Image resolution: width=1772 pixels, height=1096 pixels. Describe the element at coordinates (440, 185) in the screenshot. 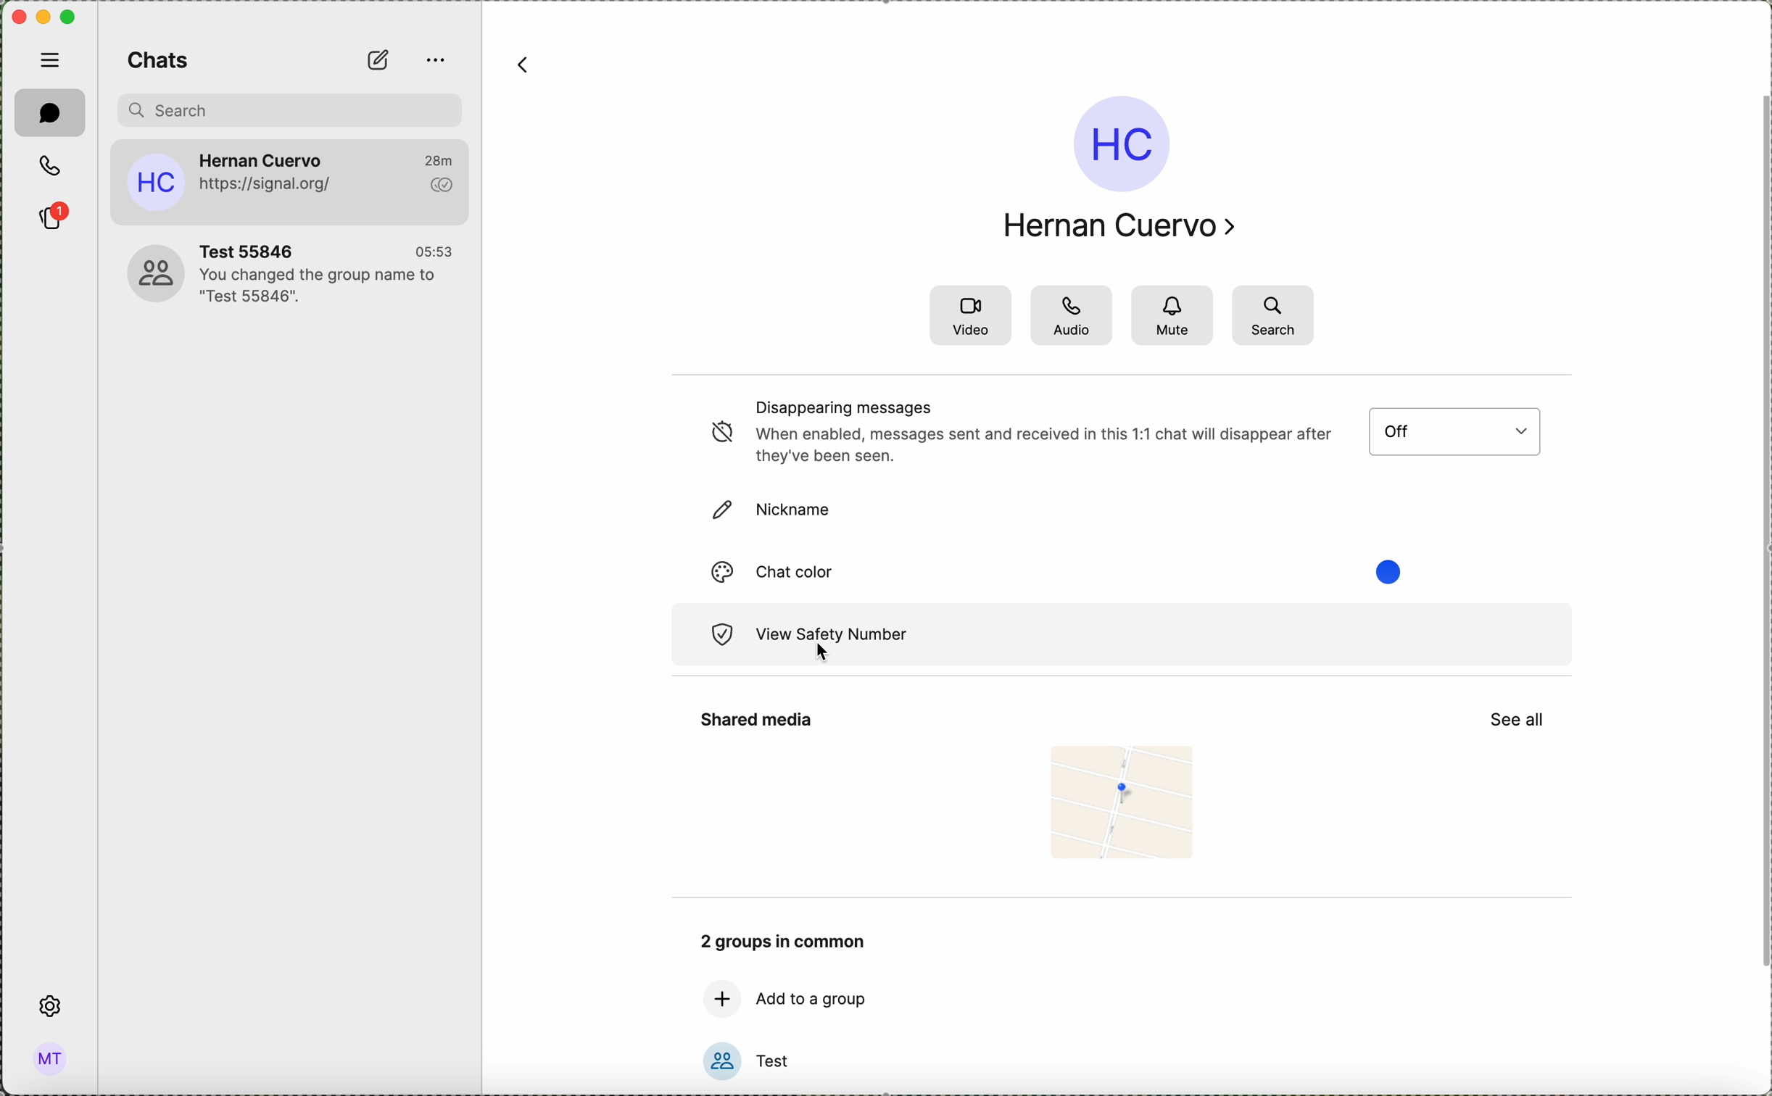

I see `seen` at that location.